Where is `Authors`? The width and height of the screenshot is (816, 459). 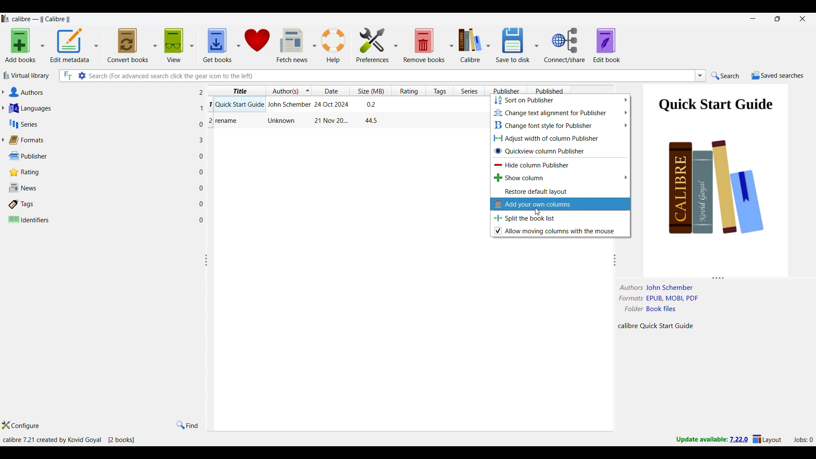
Authors is located at coordinates (101, 92).